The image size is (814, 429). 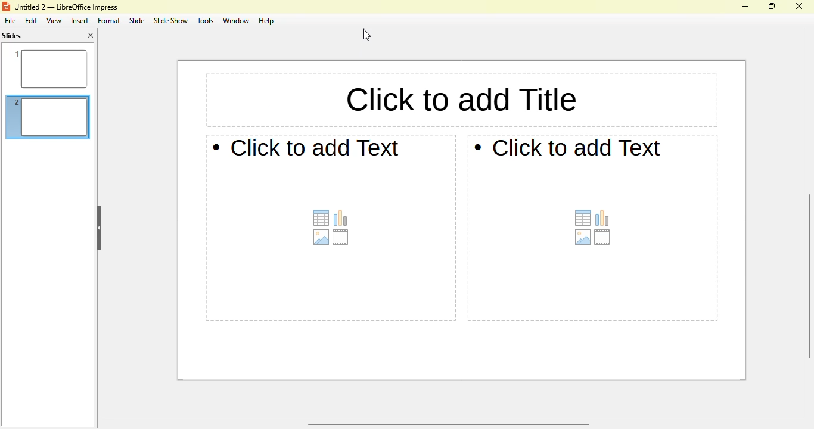 What do you see at coordinates (32, 21) in the screenshot?
I see `edit` at bounding box center [32, 21].